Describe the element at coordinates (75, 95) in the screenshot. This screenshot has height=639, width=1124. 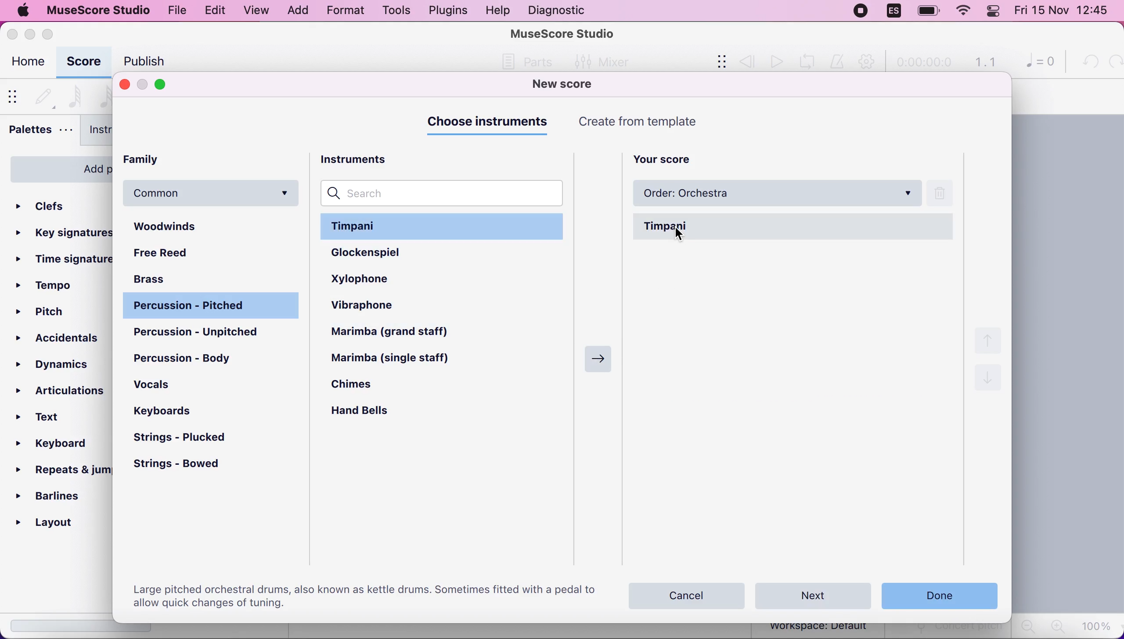
I see `64th note` at that location.